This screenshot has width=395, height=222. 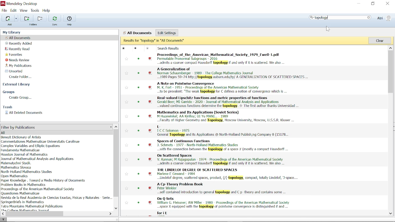 What do you see at coordinates (139, 145) in the screenshot?
I see `read` at bounding box center [139, 145].